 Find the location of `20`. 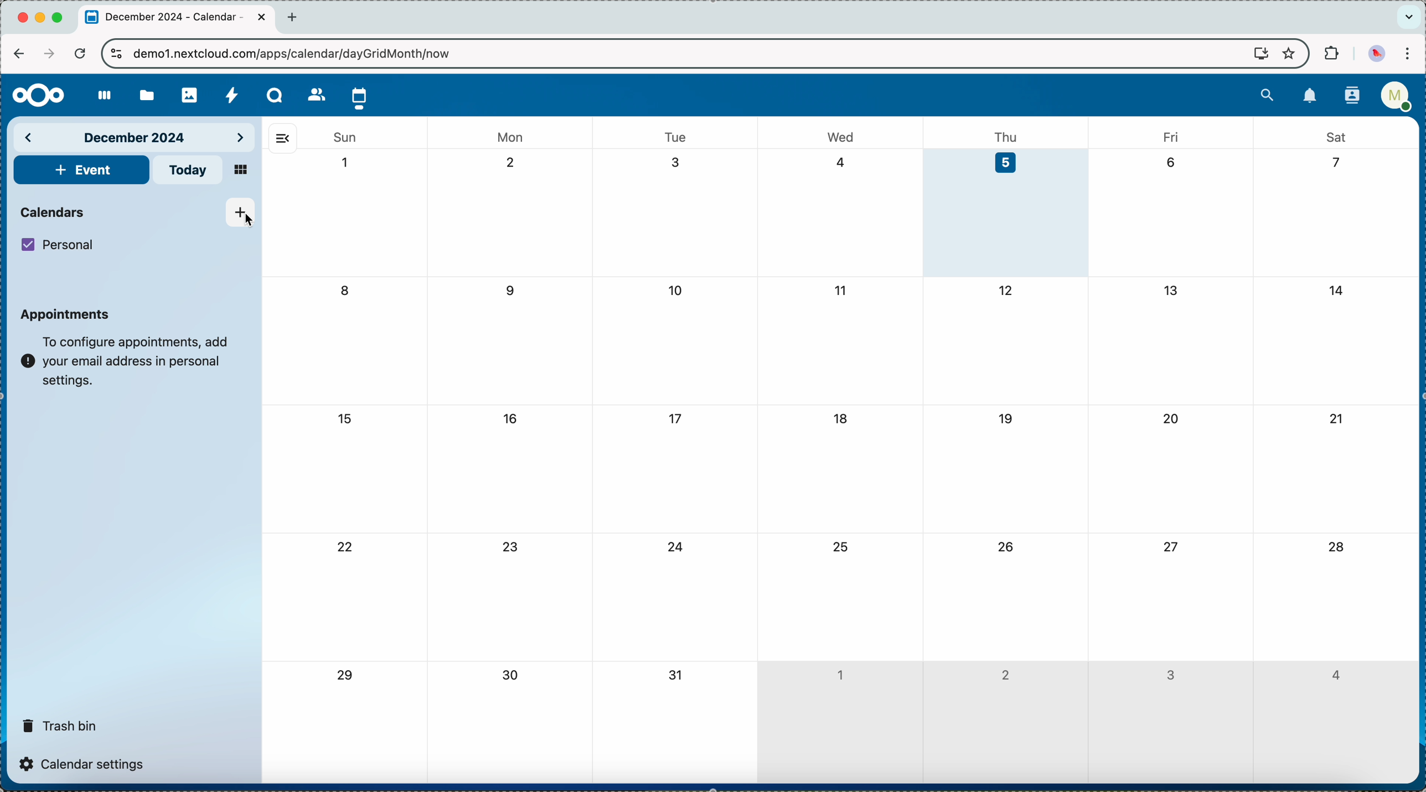

20 is located at coordinates (1172, 418).